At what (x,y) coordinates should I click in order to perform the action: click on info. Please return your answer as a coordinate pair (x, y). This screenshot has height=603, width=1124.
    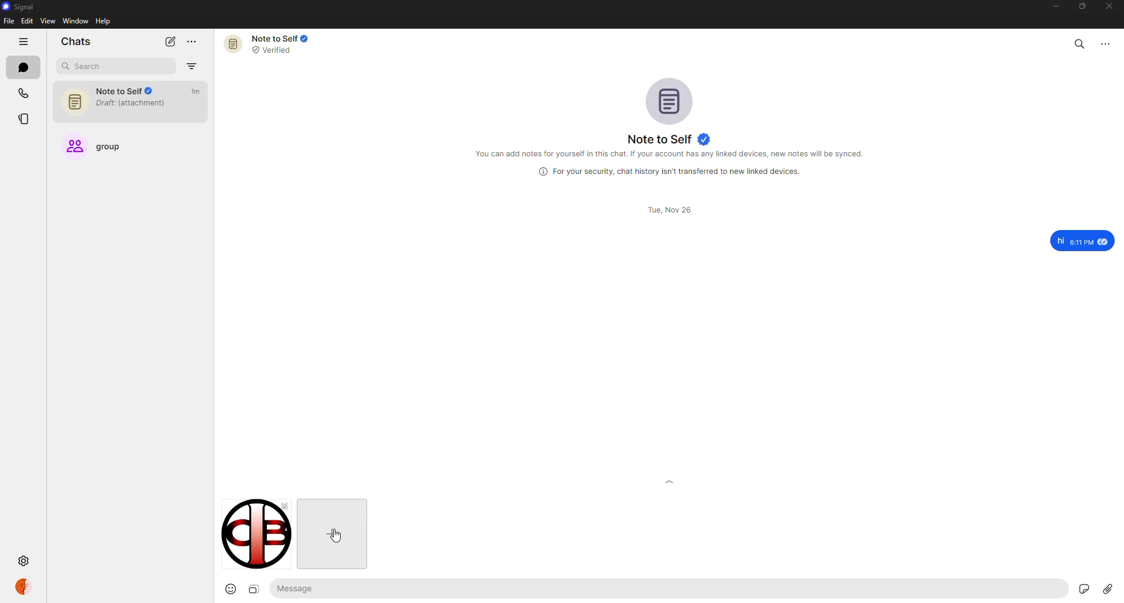
    Looking at the image, I should click on (673, 154).